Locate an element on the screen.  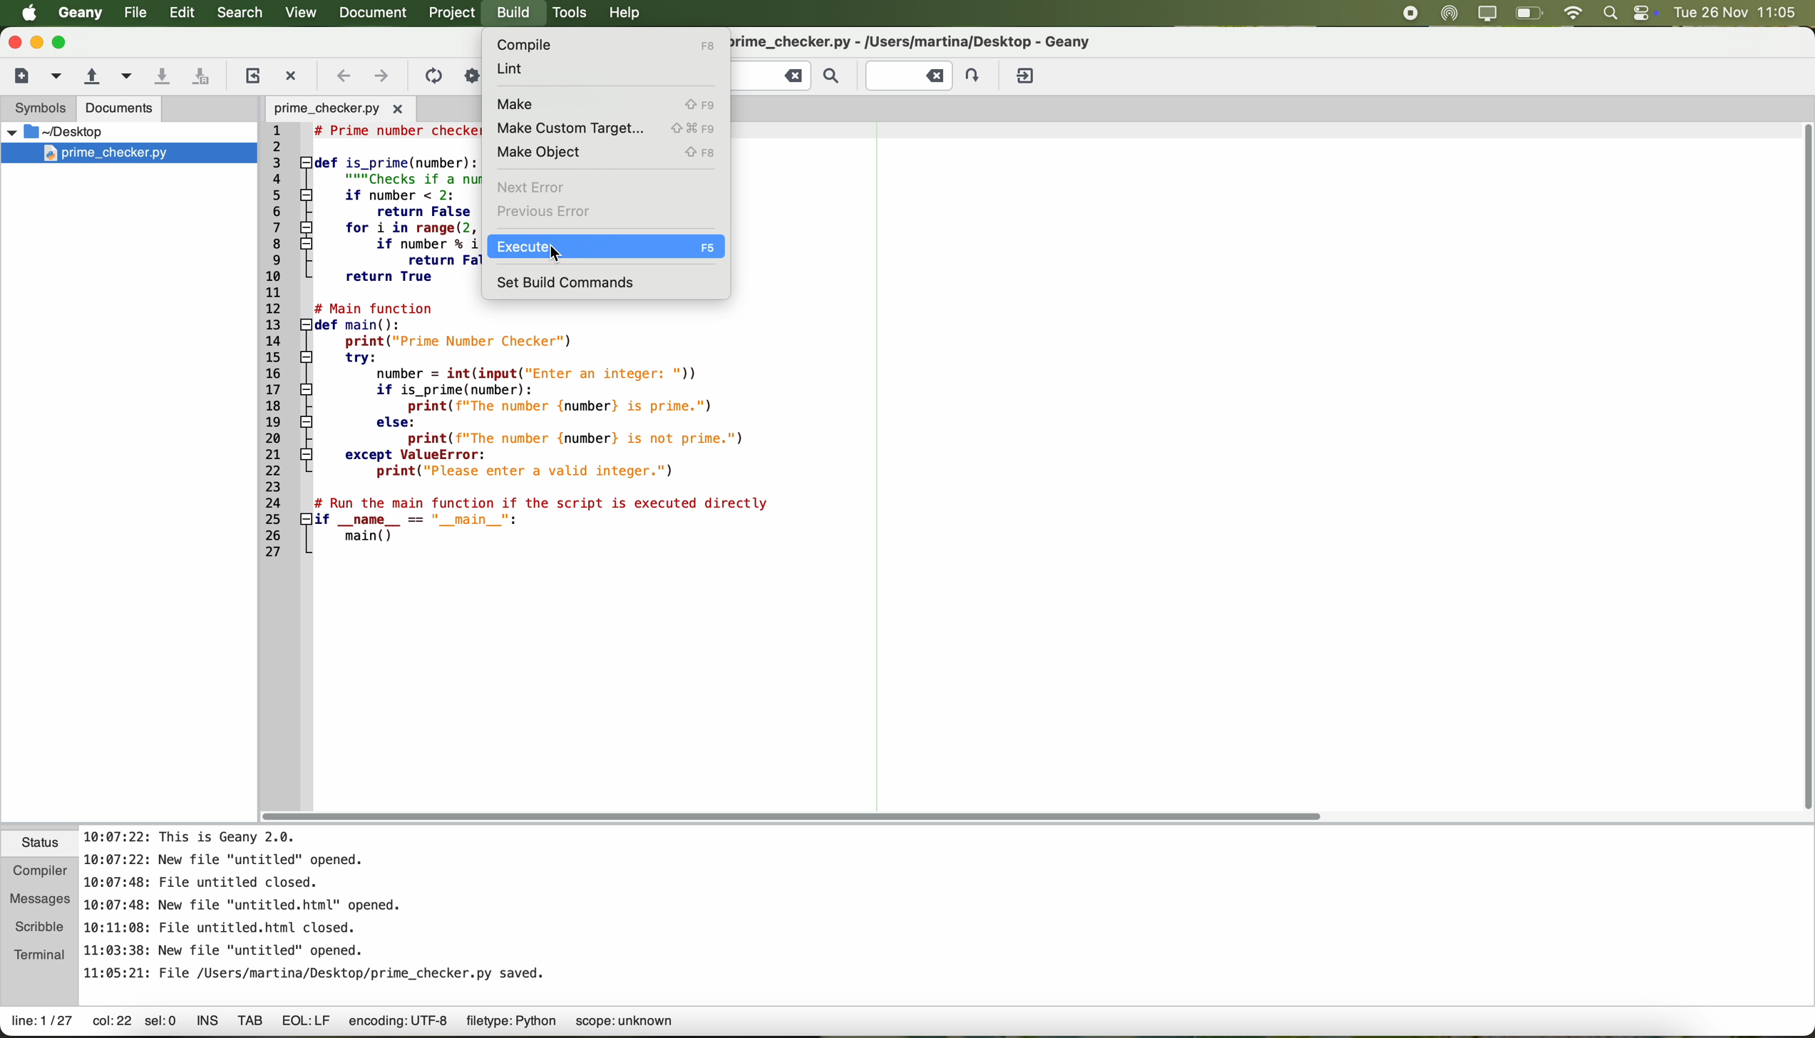
airdrop is located at coordinates (1449, 14).